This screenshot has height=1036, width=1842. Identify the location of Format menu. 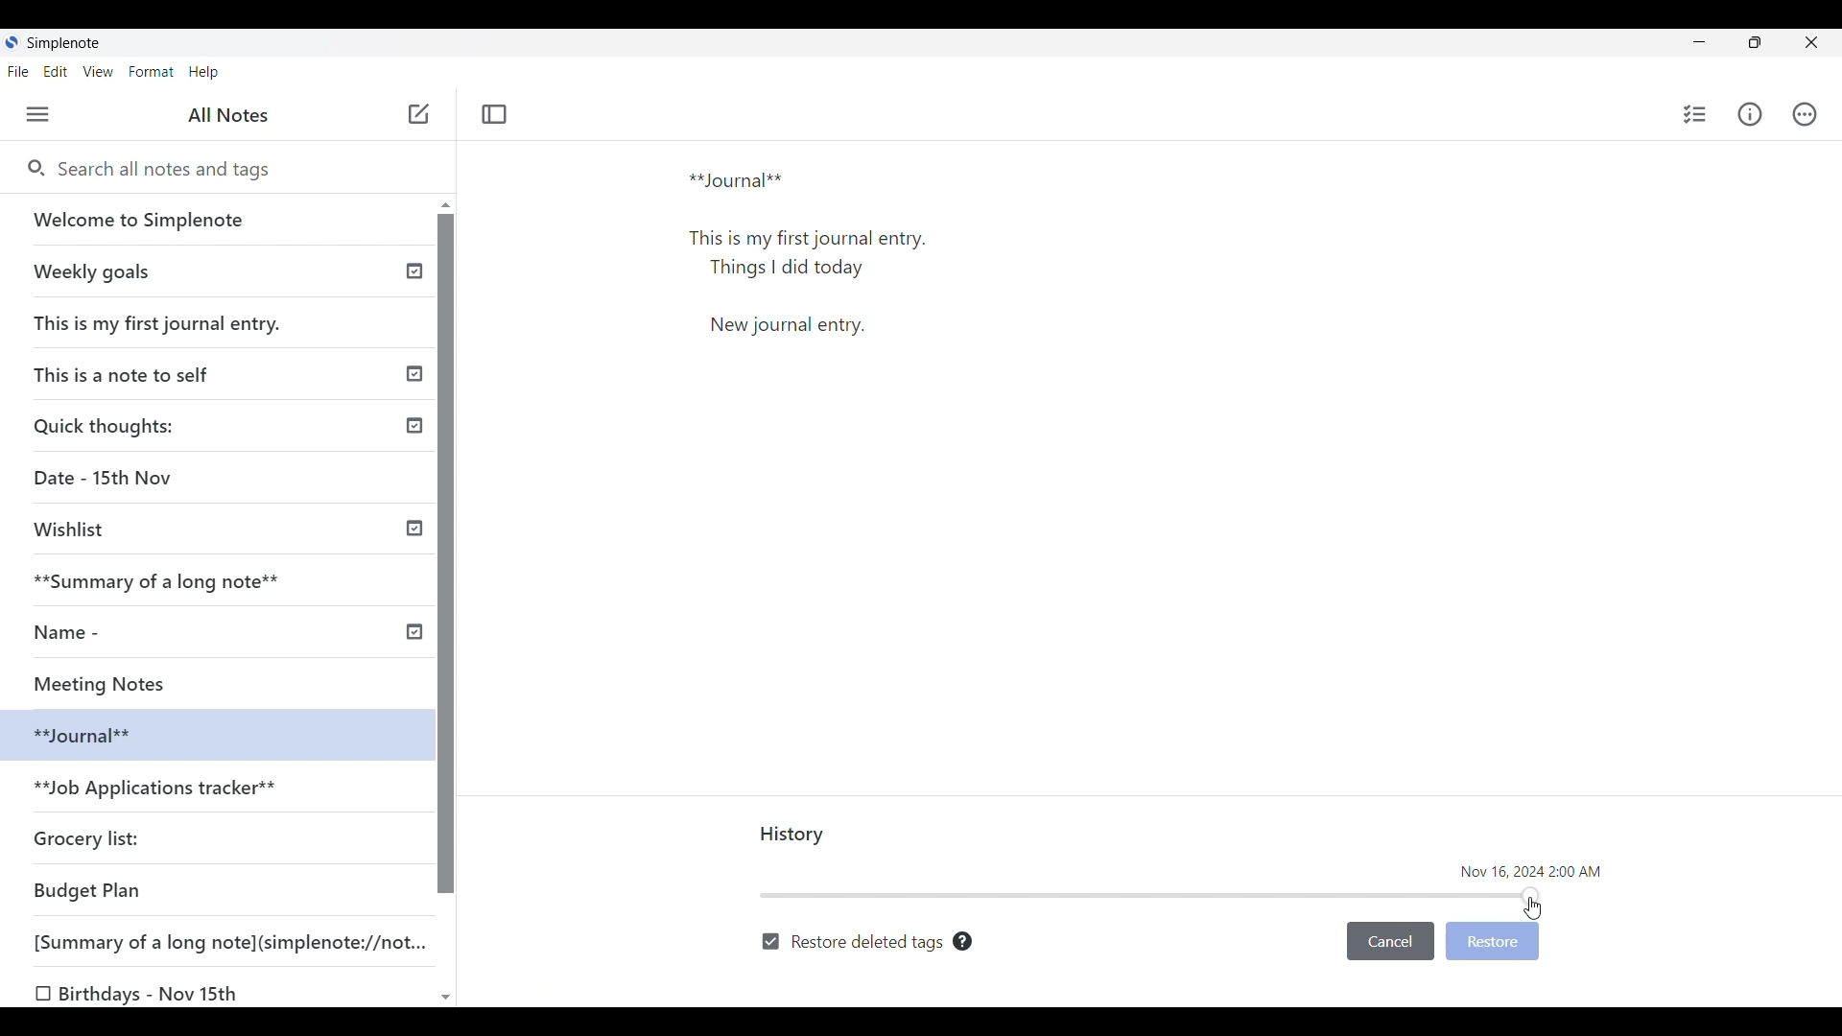
(153, 72).